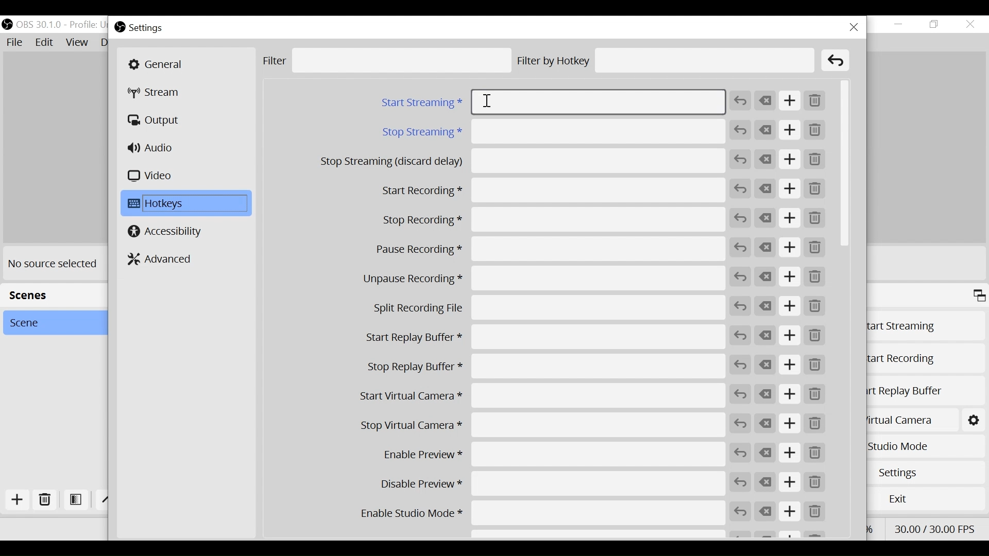 This screenshot has height=556, width=989. Describe the element at coordinates (741, 276) in the screenshot. I see `Revert` at that location.